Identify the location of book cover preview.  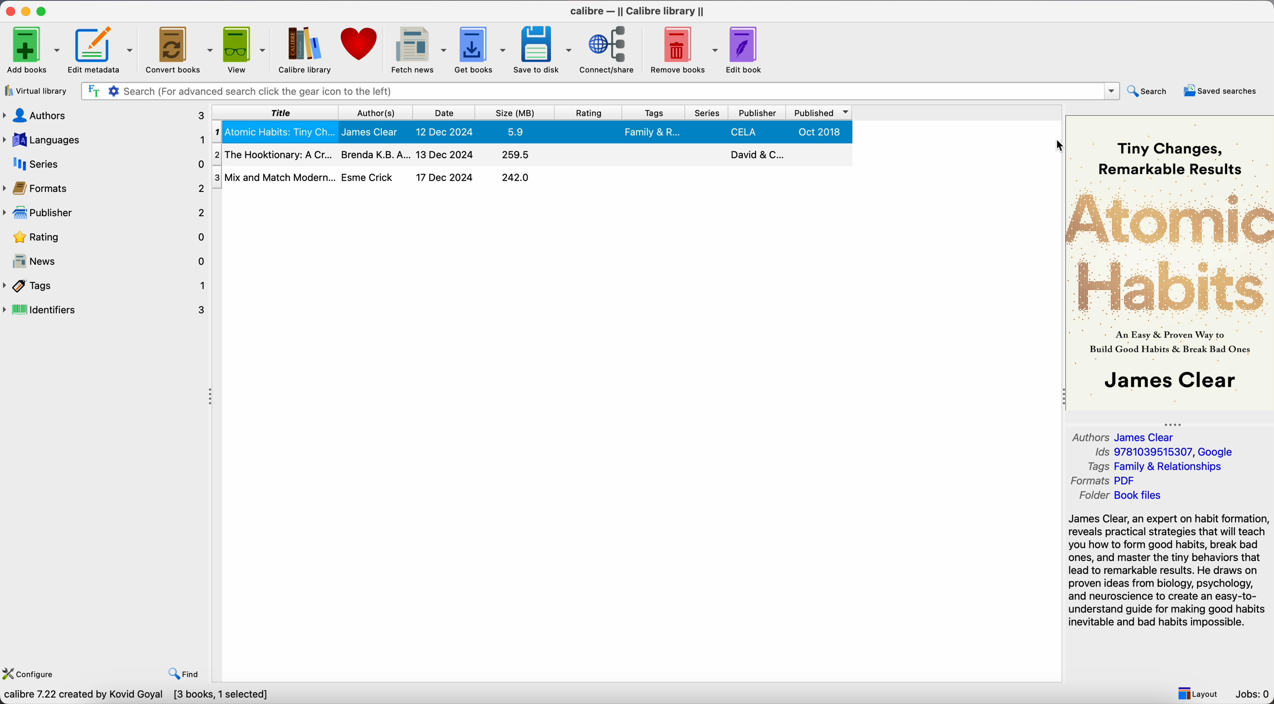
(1171, 264).